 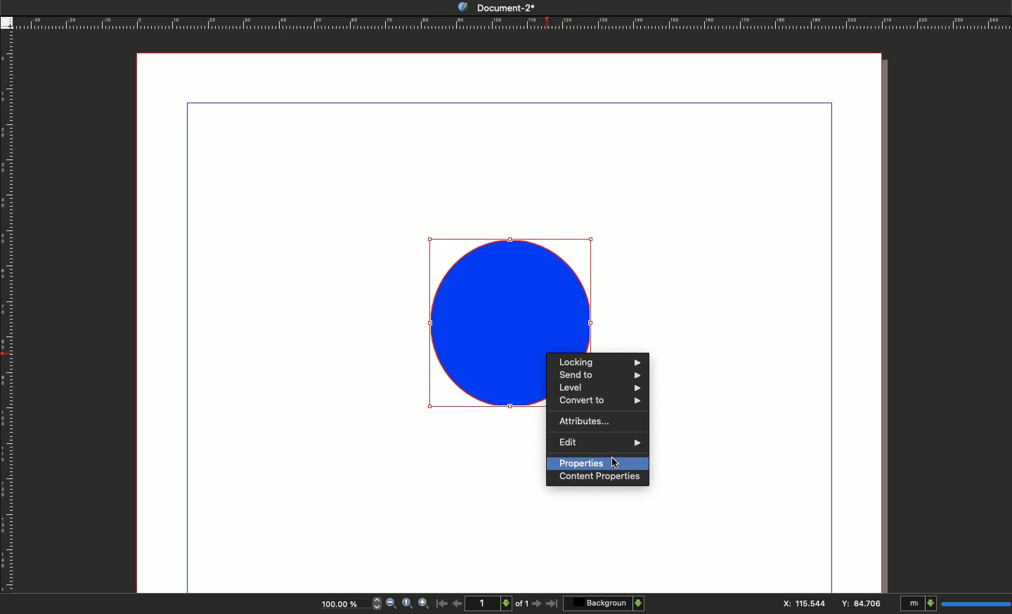 I want to click on cursor, so click(x=616, y=463).